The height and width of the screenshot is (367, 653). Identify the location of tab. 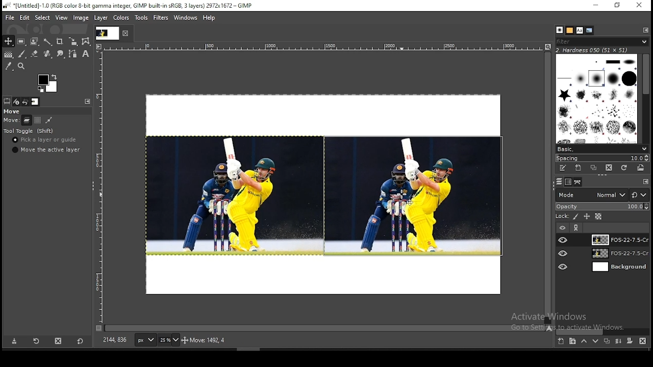
(107, 33).